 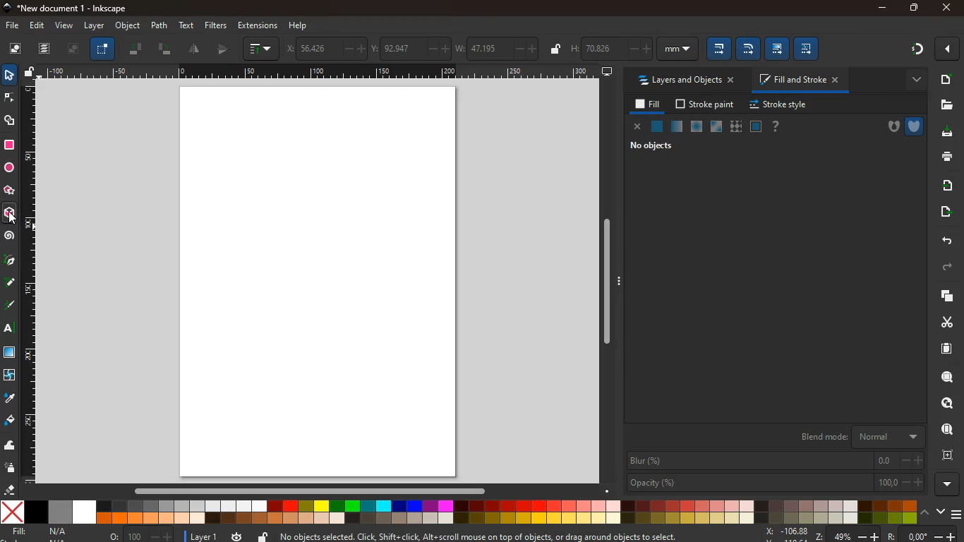 I want to click on Scrollbar, so click(x=606, y=279).